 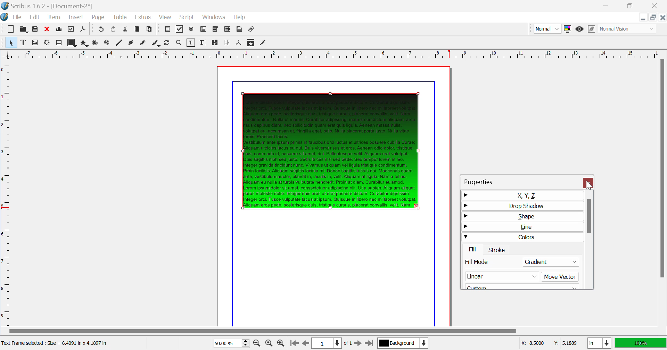 I want to click on Scroll Bar, so click(x=590, y=240).